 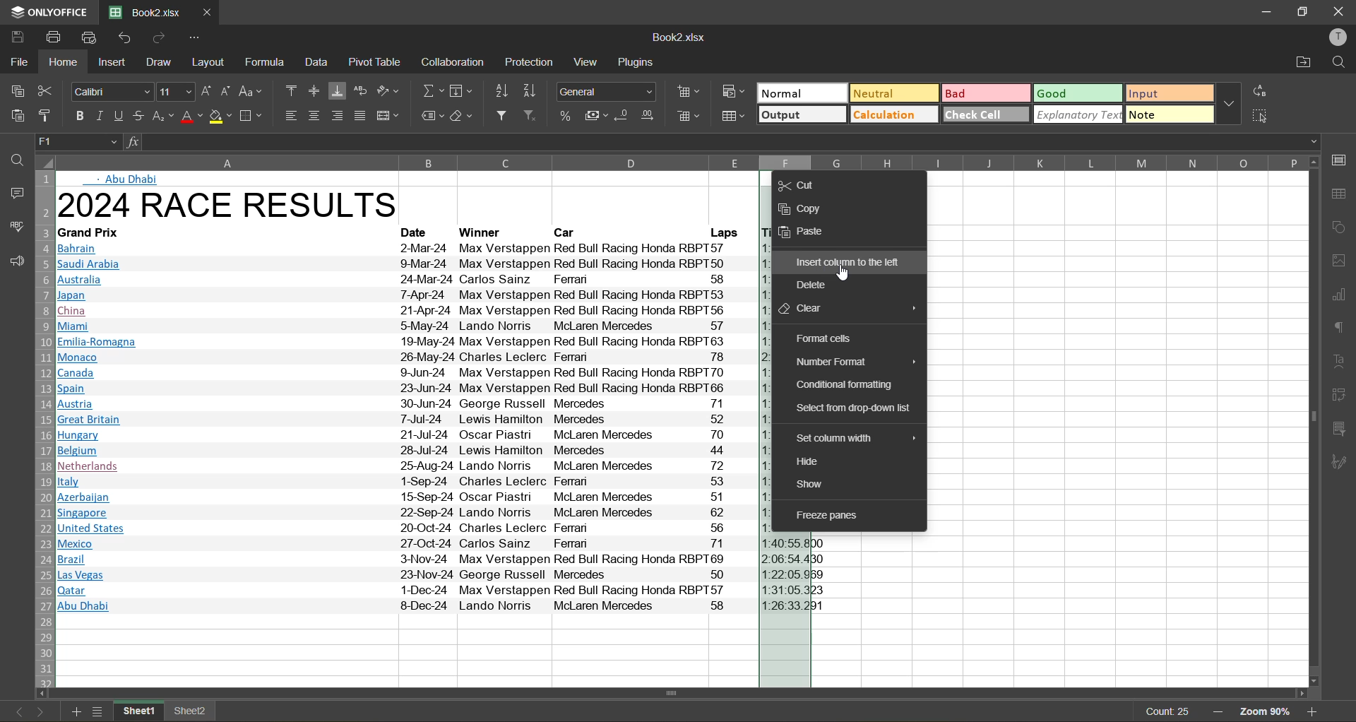 I want to click on 2024 RACE RESULTS, so click(x=232, y=206).